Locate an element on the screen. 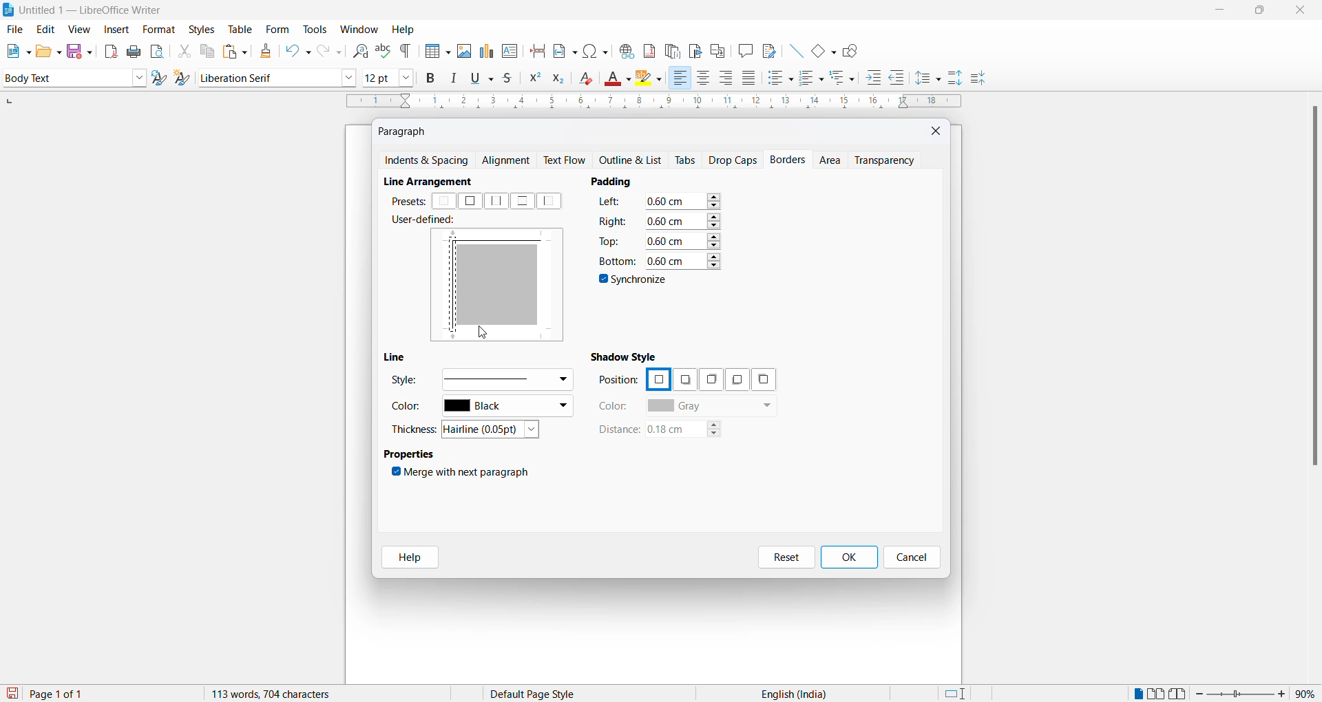 The image size is (1322, 702). save as is located at coordinates (82, 48).